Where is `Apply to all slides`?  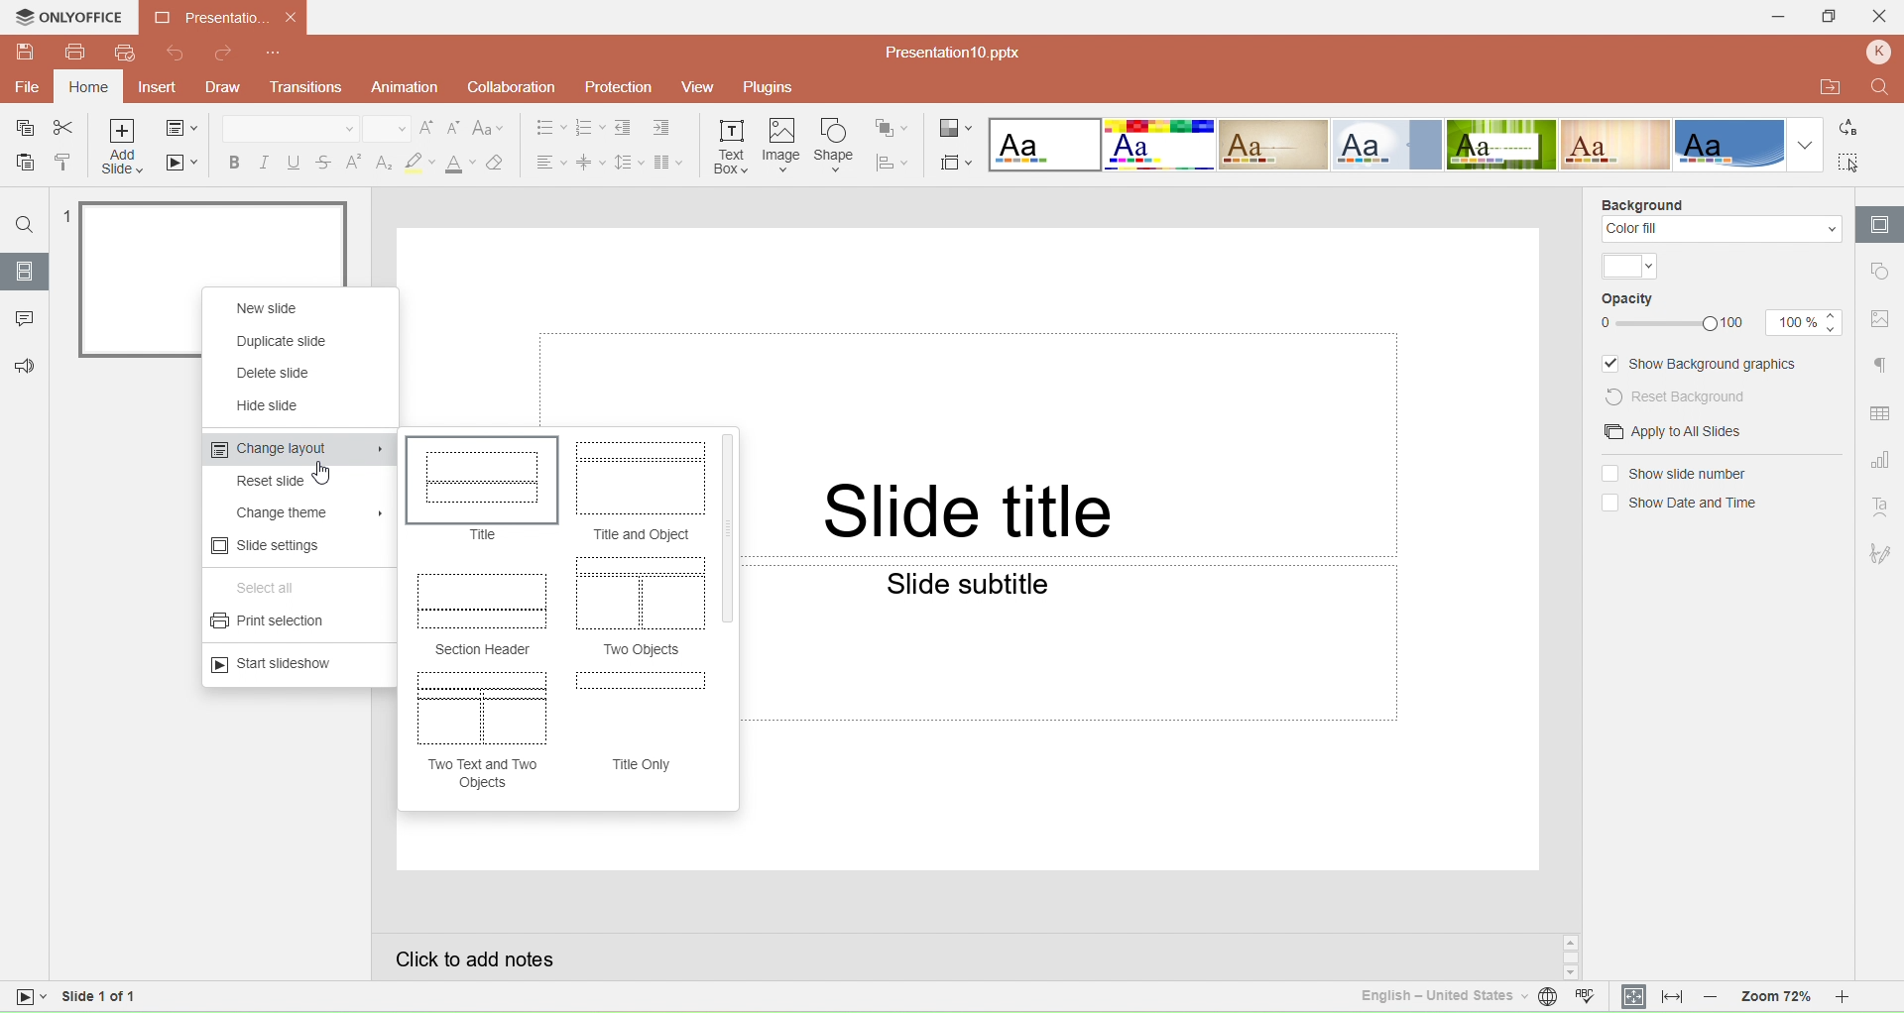
Apply to all slides is located at coordinates (1666, 432).